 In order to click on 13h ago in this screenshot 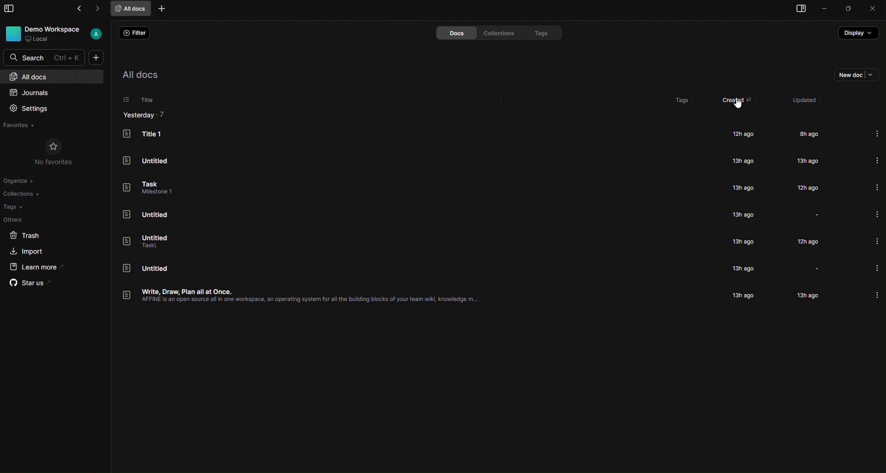, I will do `click(741, 215)`.